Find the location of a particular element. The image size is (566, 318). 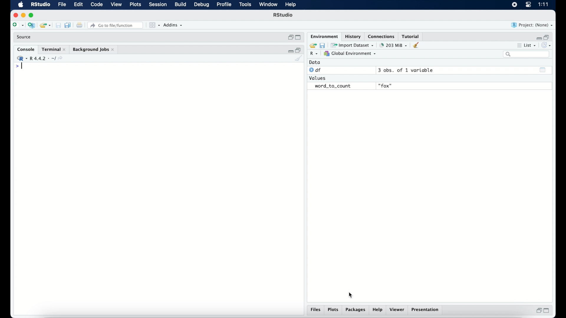

code is located at coordinates (97, 5).